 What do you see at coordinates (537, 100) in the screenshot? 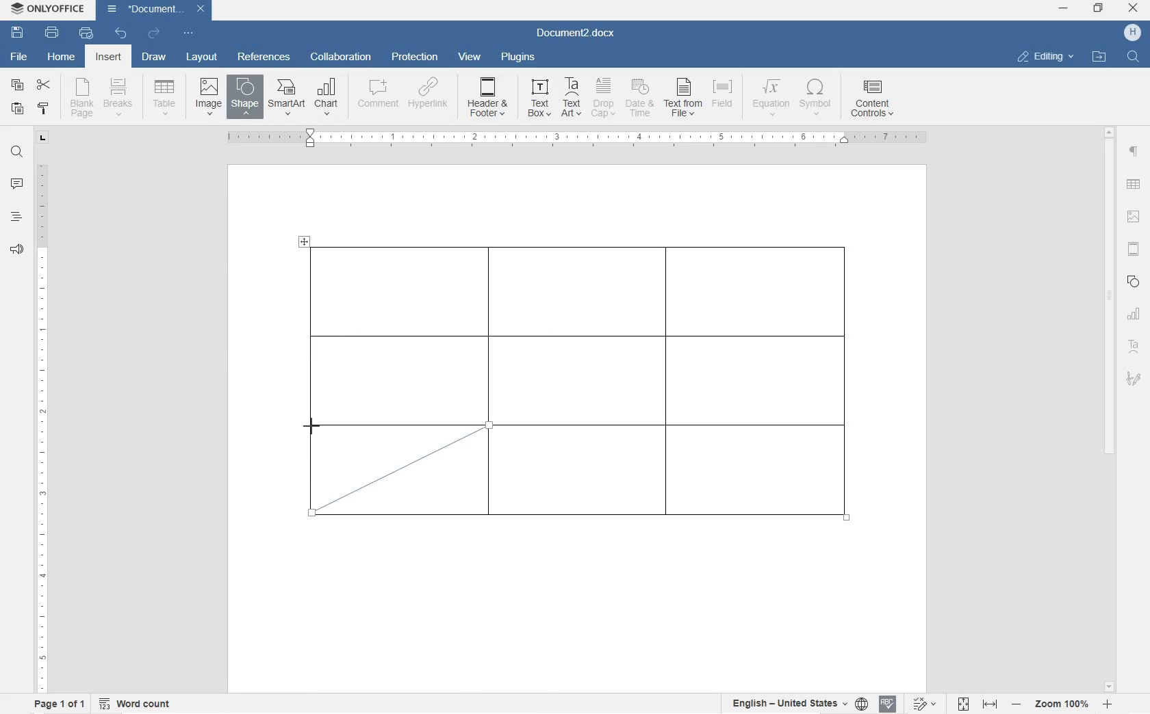
I see `TEXT BOX` at bounding box center [537, 100].